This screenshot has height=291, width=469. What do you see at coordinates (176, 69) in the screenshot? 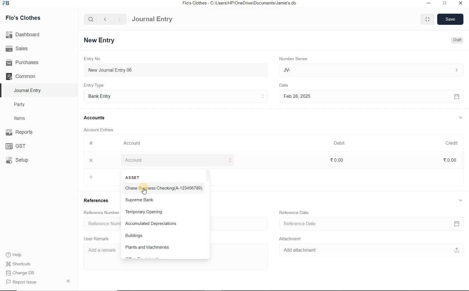
I see `New Journal Entry 06` at bounding box center [176, 69].